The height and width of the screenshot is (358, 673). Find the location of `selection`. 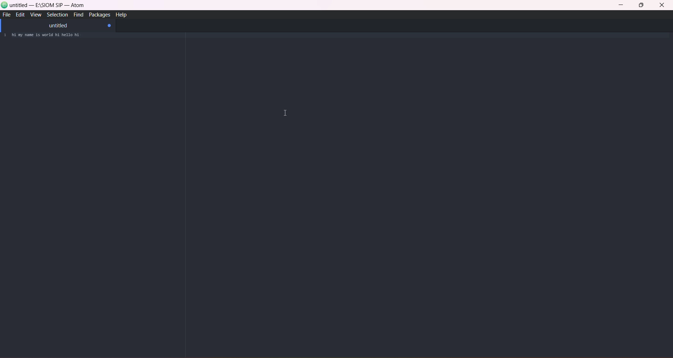

selection is located at coordinates (56, 15).